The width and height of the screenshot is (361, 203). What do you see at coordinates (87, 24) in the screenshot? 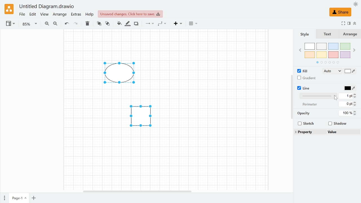
I see `Delete` at bounding box center [87, 24].